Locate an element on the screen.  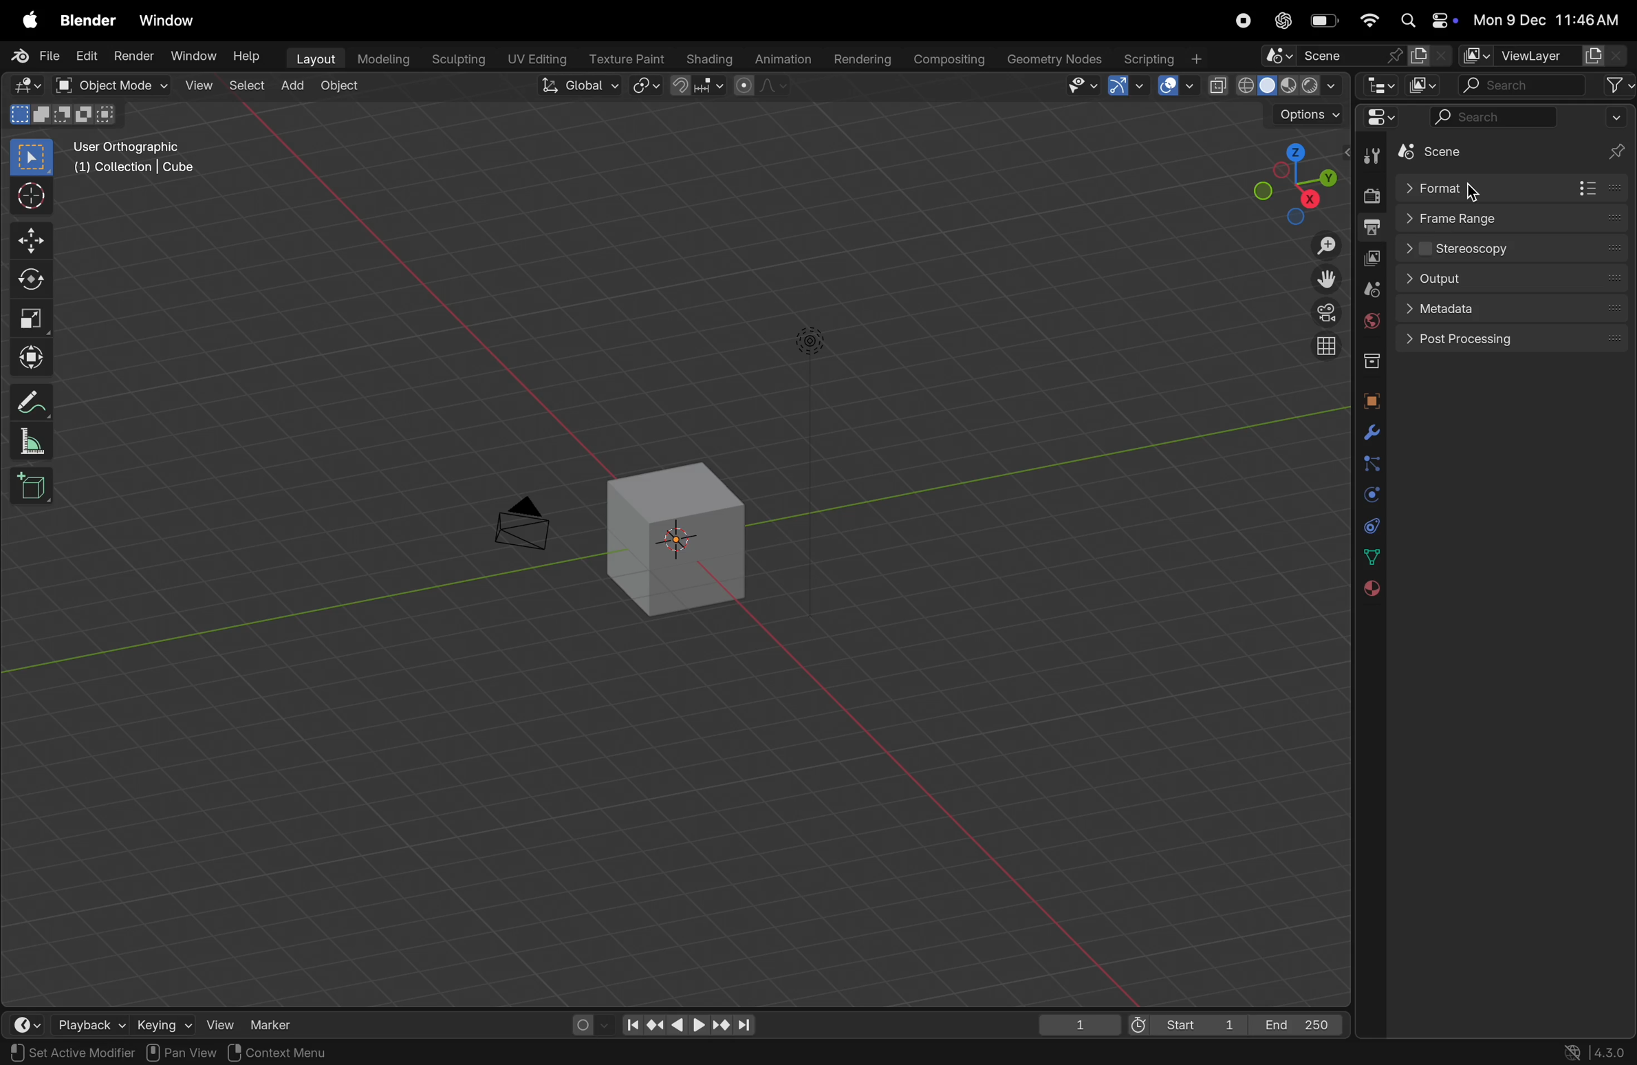
time frame is located at coordinates (28, 1024).